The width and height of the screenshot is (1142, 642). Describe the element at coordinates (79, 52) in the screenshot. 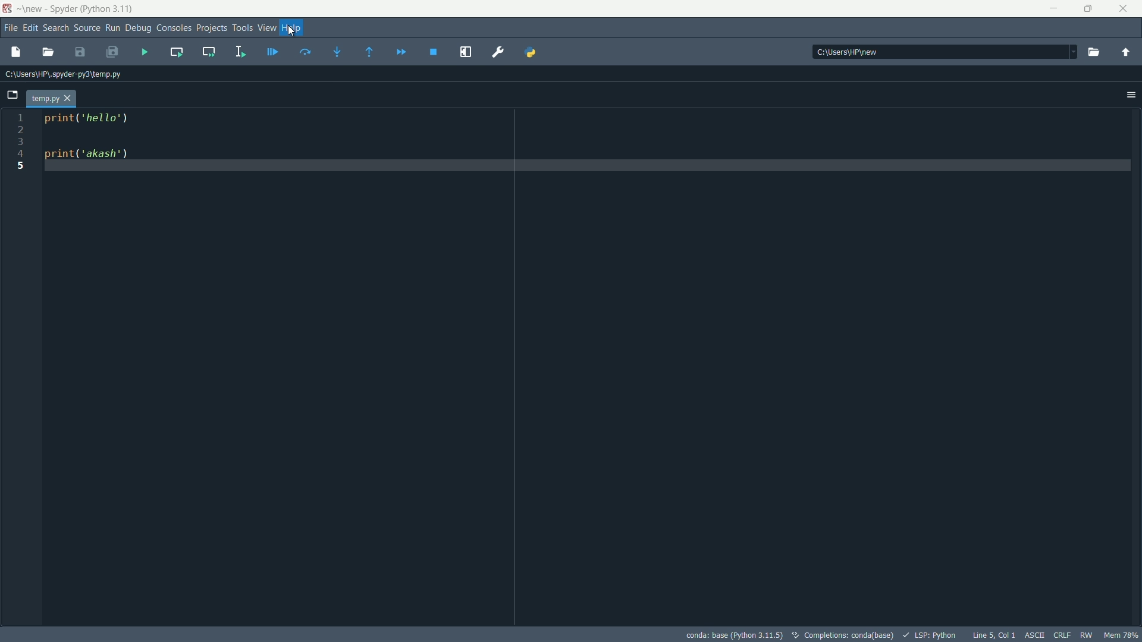

I see `save file` at that location.